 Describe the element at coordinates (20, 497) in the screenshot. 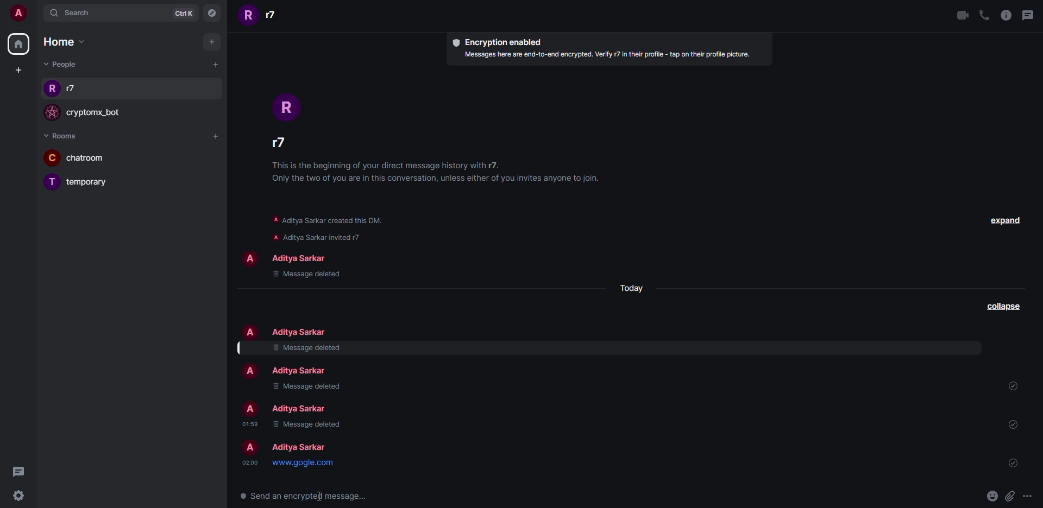

I see `settings` at that location.